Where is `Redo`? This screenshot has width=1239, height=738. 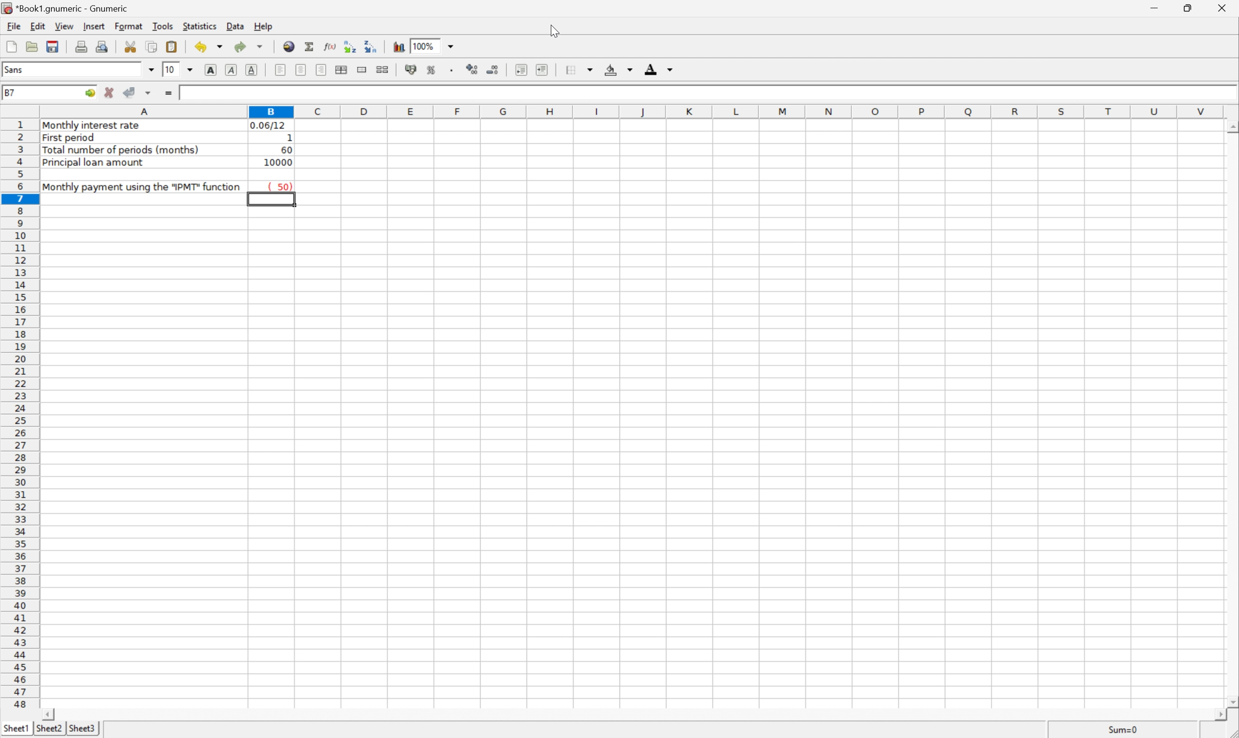 Redo is located at coordinates (249, 45).